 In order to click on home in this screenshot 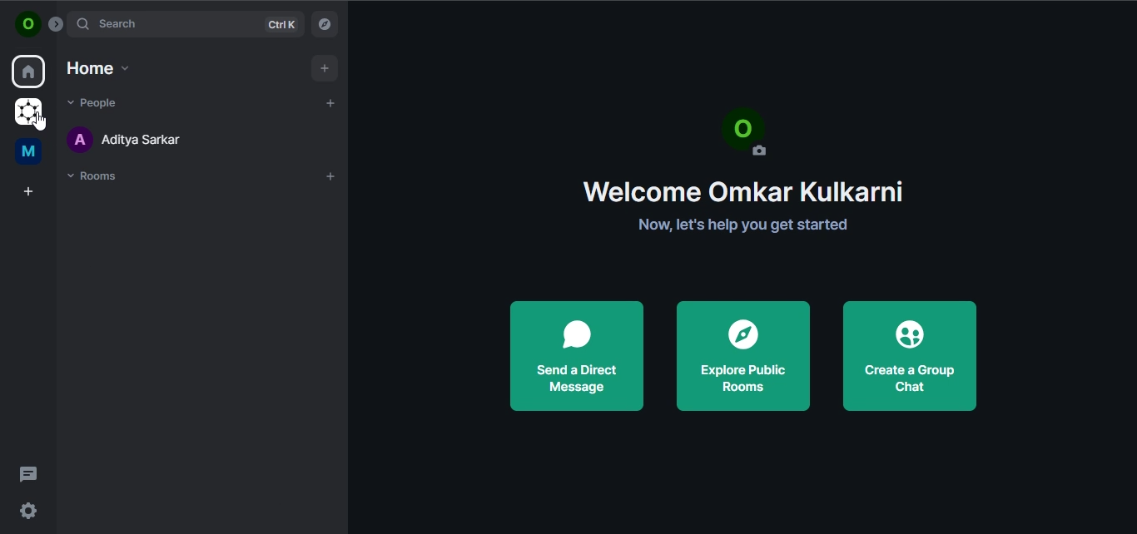, I will do `click(27, 69)`.